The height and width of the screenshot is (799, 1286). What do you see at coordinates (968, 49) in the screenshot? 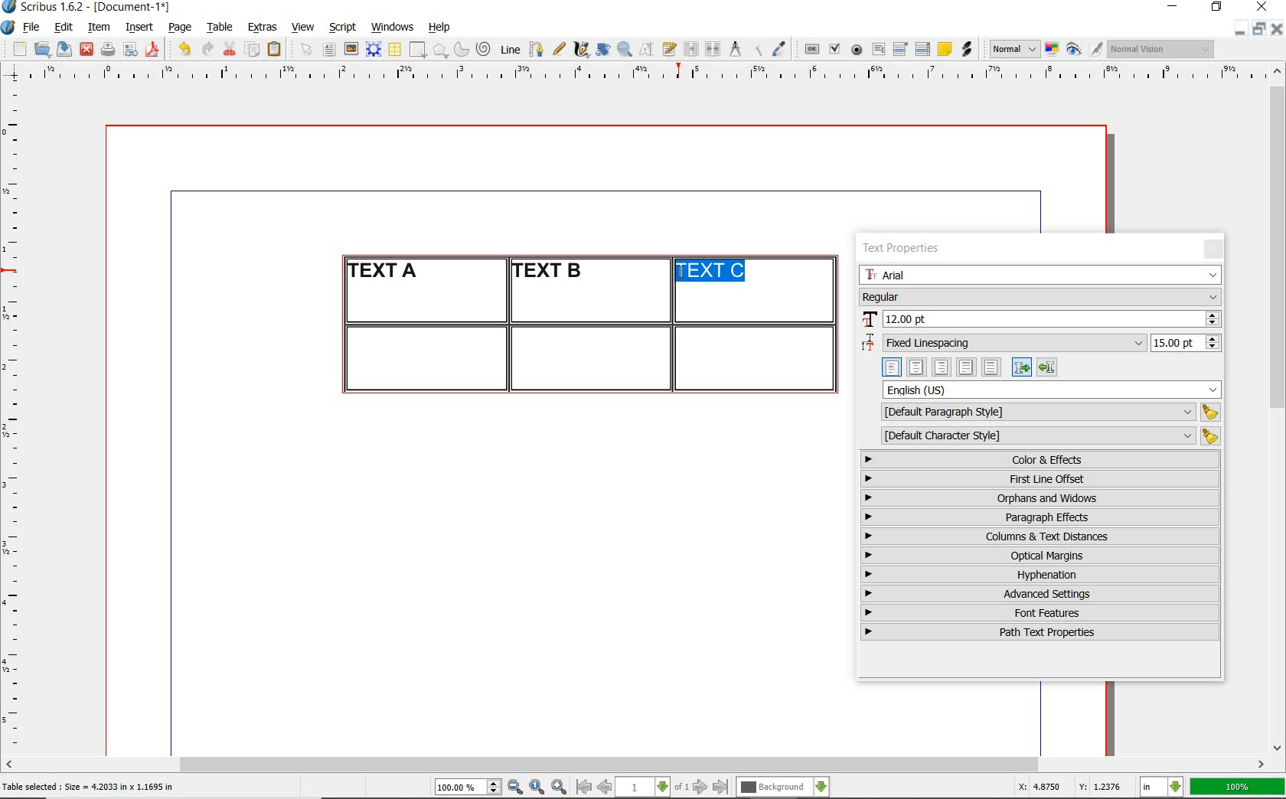
I see `link annotation` at bounding box center [968, 49].